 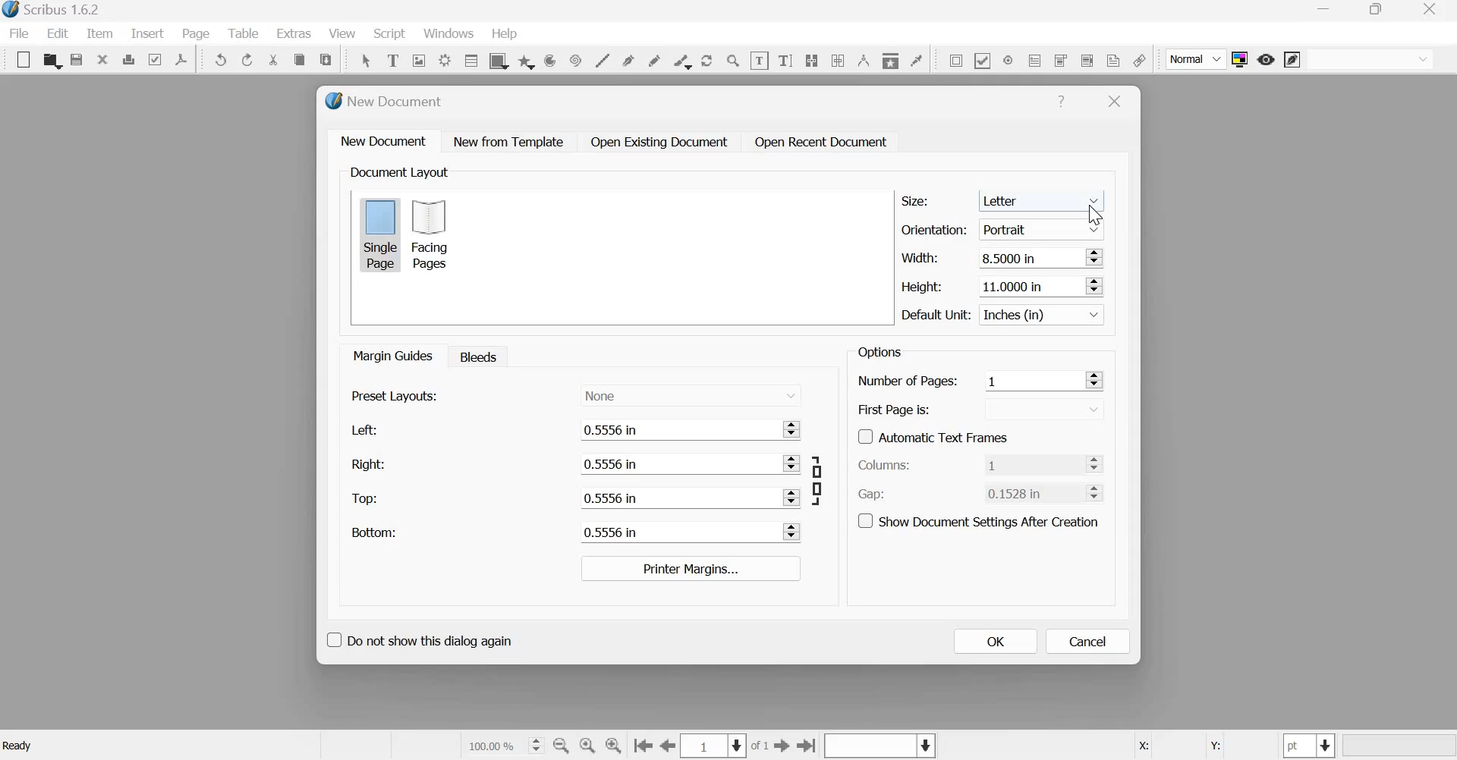 What do you see at coordinates (915, 201) in the screenshot?
I see `Size: ` at bounding box center [915, 201].